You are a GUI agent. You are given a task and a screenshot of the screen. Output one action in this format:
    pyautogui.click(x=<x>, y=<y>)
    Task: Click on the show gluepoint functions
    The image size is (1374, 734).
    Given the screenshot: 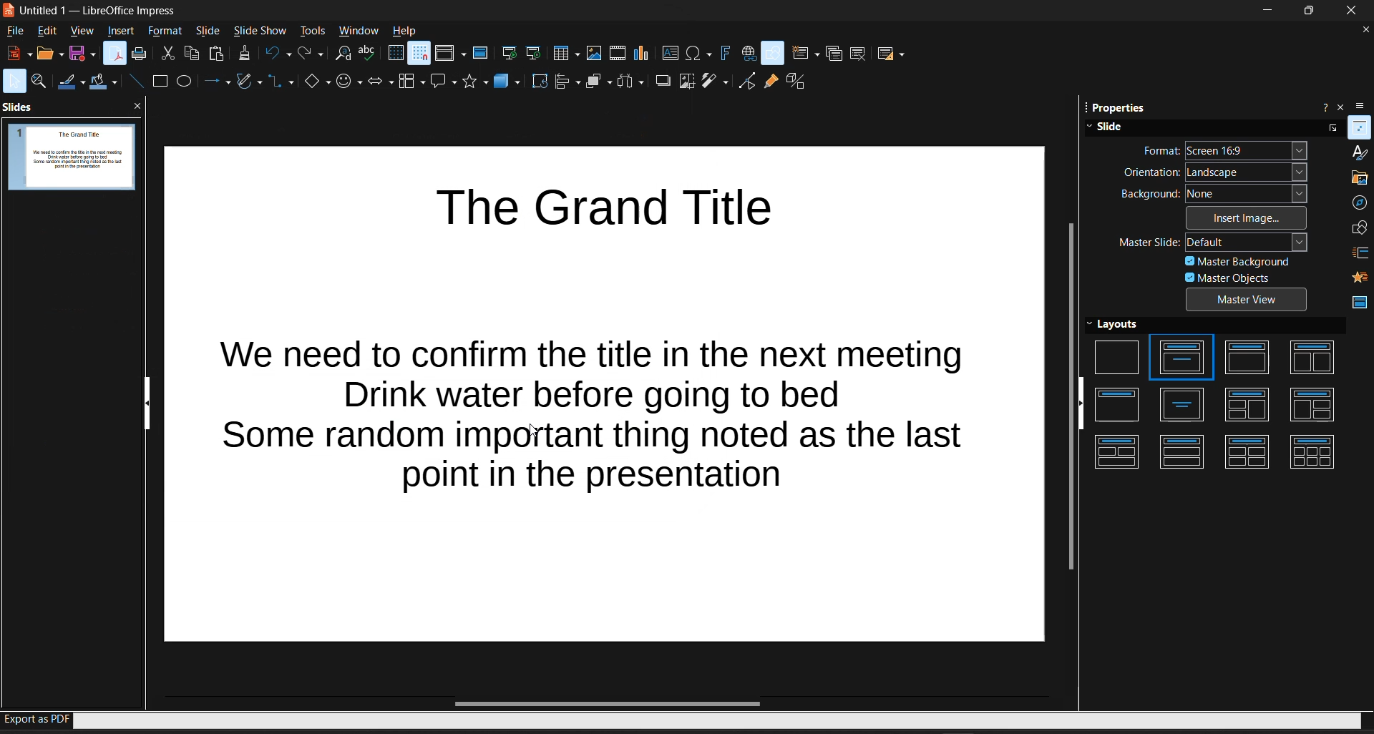 What is the action you would take?
    pyautogui.click(x=770, y=82)
    